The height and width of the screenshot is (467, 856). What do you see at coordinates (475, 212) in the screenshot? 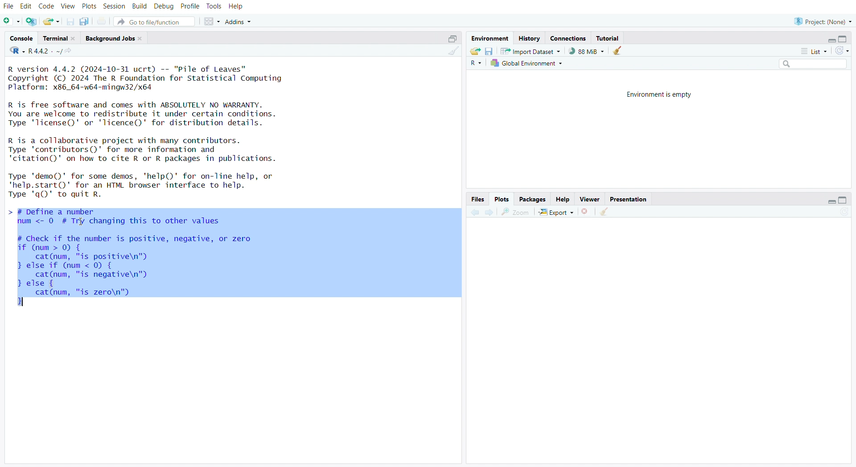
I see `backward` at bounding box center [475, 212].